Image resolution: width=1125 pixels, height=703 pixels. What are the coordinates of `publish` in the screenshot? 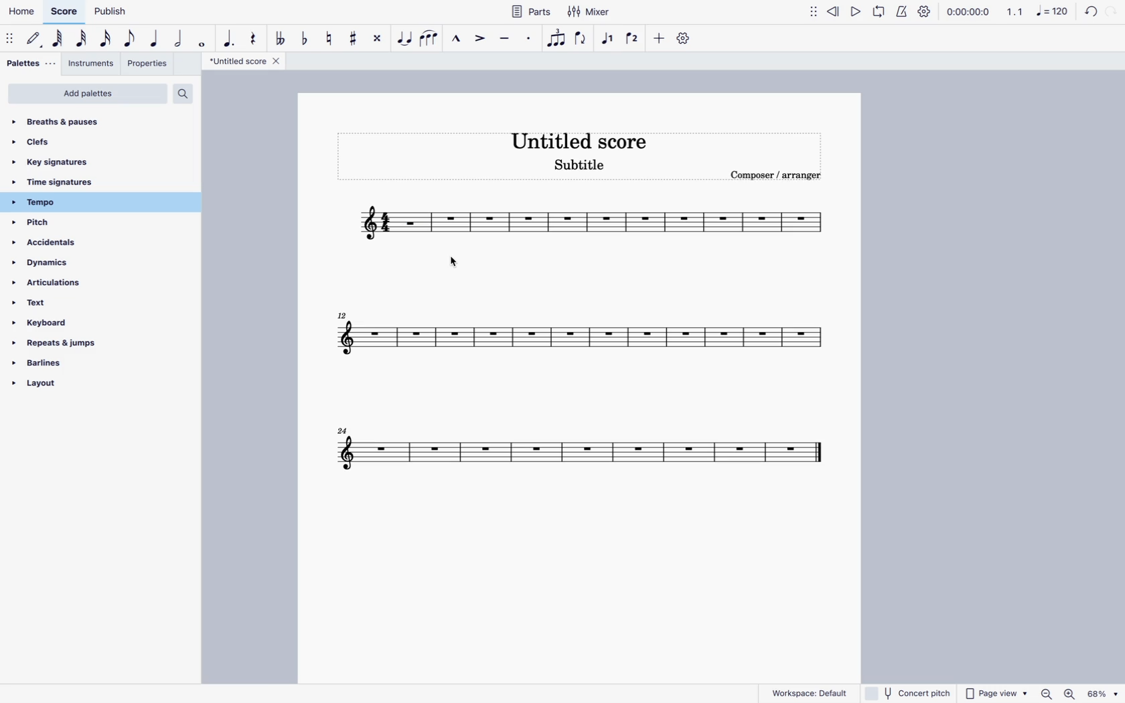 It's located at (110, 12).